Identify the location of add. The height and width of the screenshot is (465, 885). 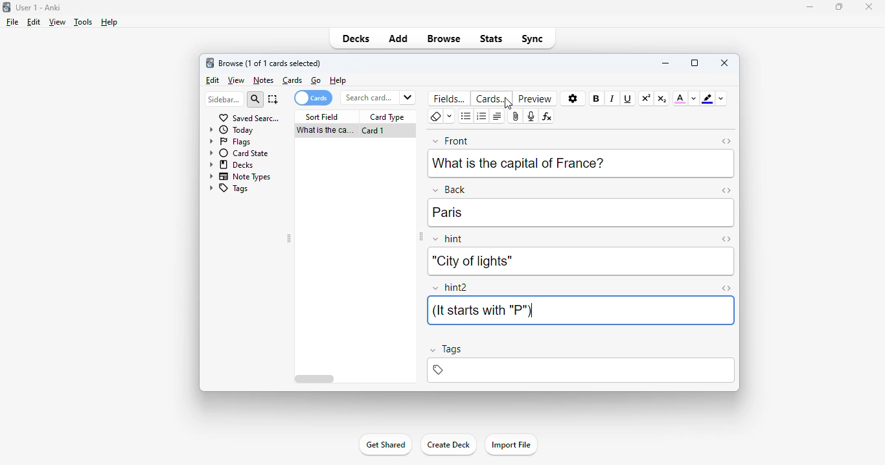
(398, 38).